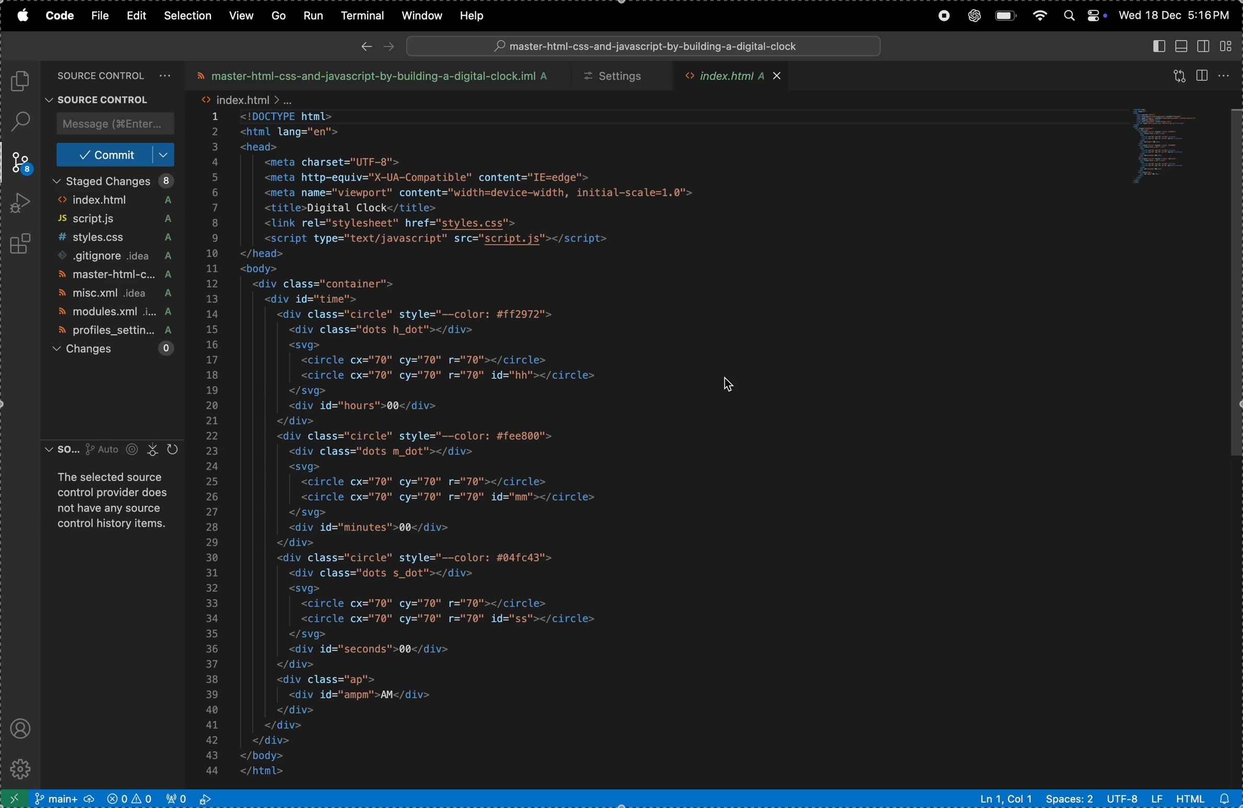 The width and height of the screenshot is (1243, 808). Describe the element at coordinates (113, 239) in the screenshot. I see `style .css` at that location.